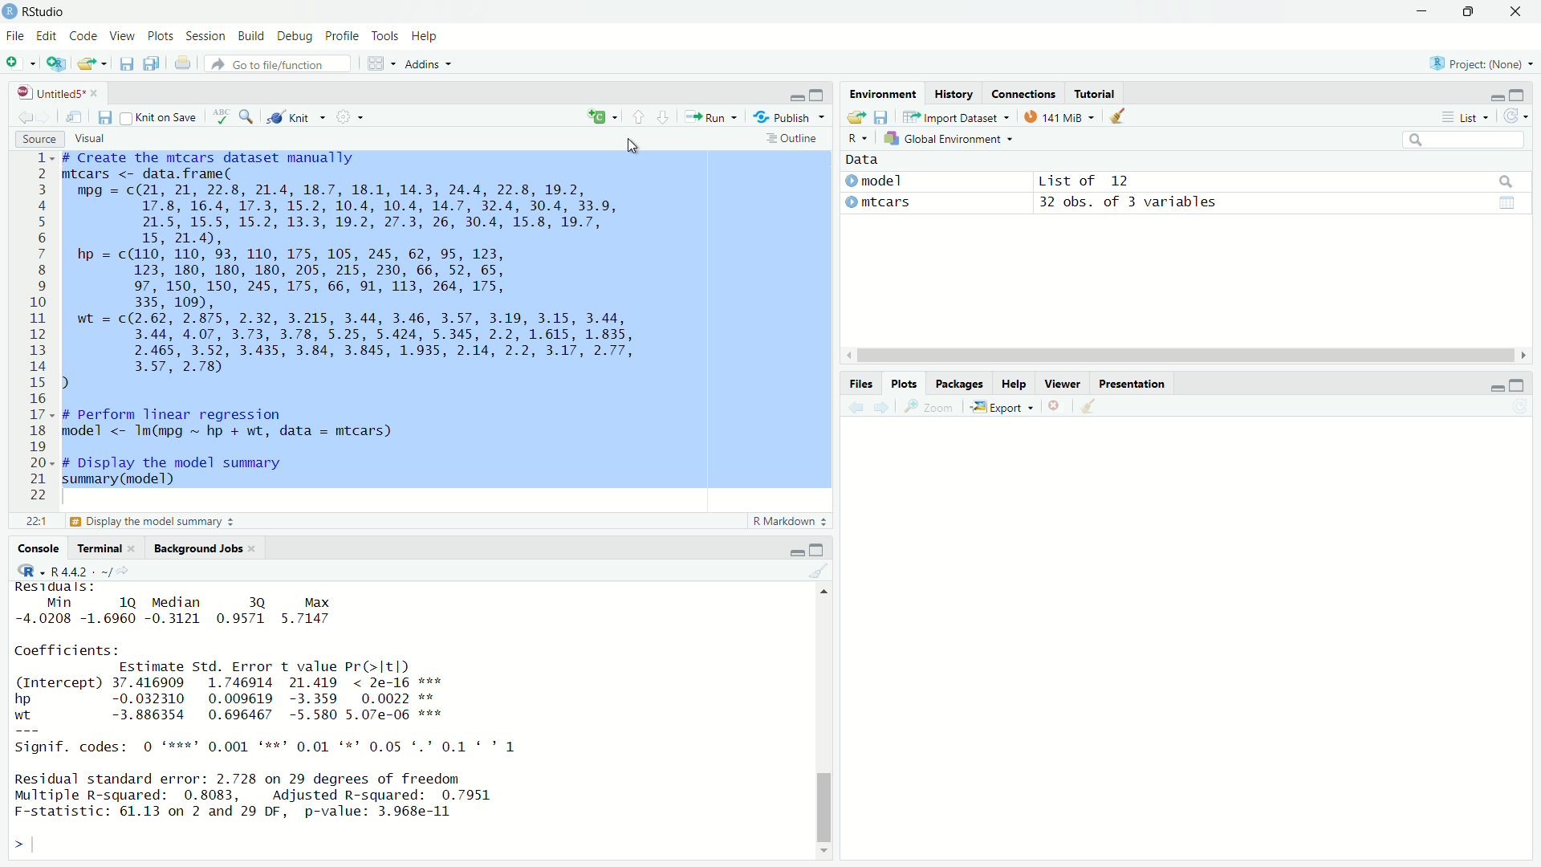  Describe the element at coordinates (794, 99) in the screenshot. I see `minimize` at that location.